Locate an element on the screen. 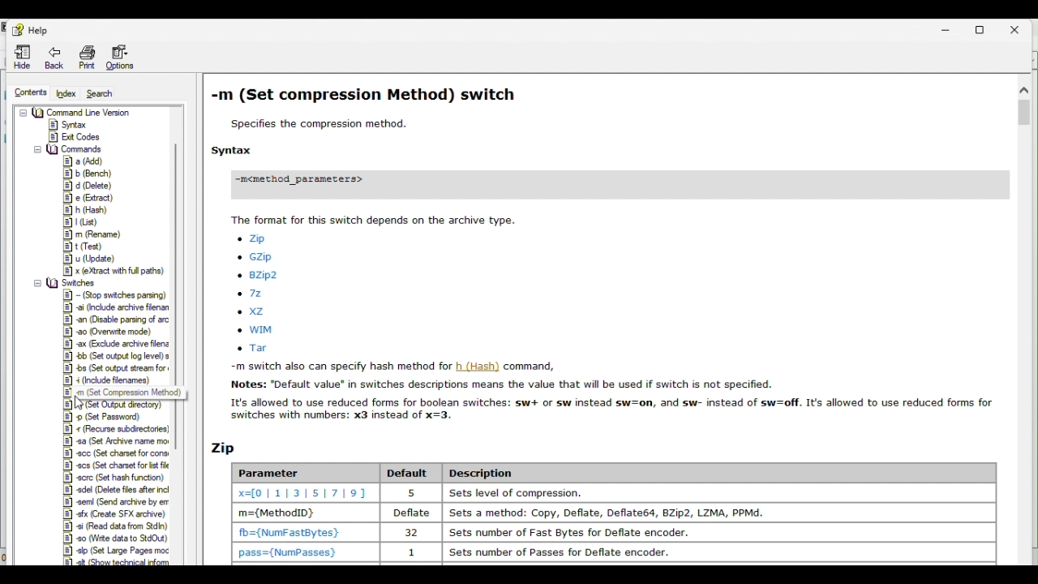 This screenshot has width=1038, height=584. Hide is located at coordinates (24, 57).